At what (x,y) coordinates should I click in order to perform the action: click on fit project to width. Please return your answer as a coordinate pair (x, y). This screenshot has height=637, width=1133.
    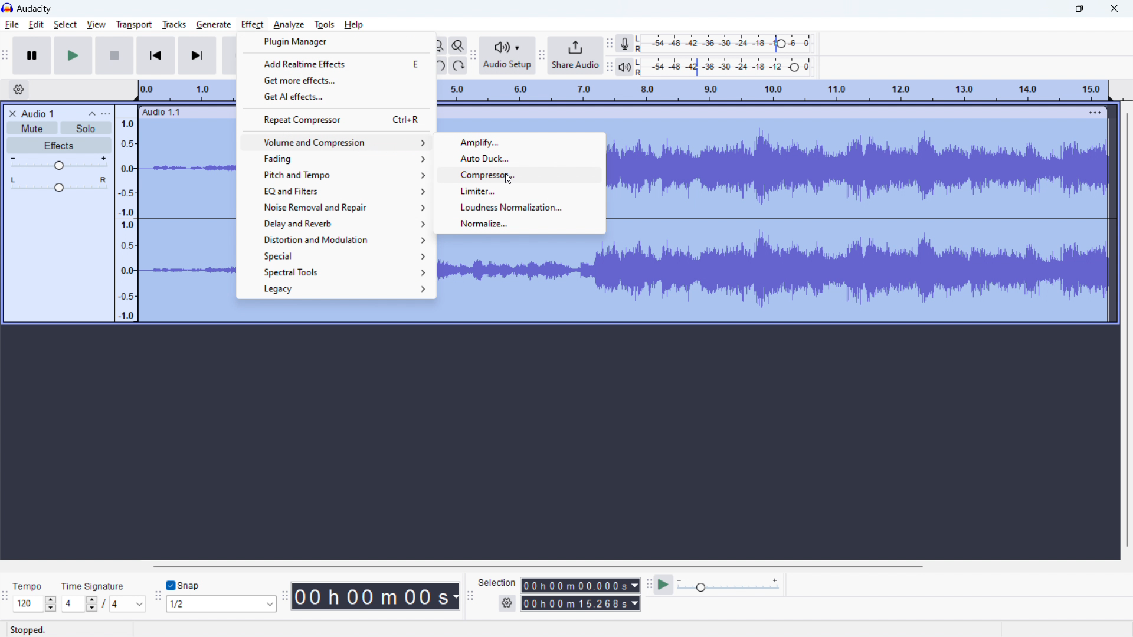
    Looking at the image, I should click on (440, 45).